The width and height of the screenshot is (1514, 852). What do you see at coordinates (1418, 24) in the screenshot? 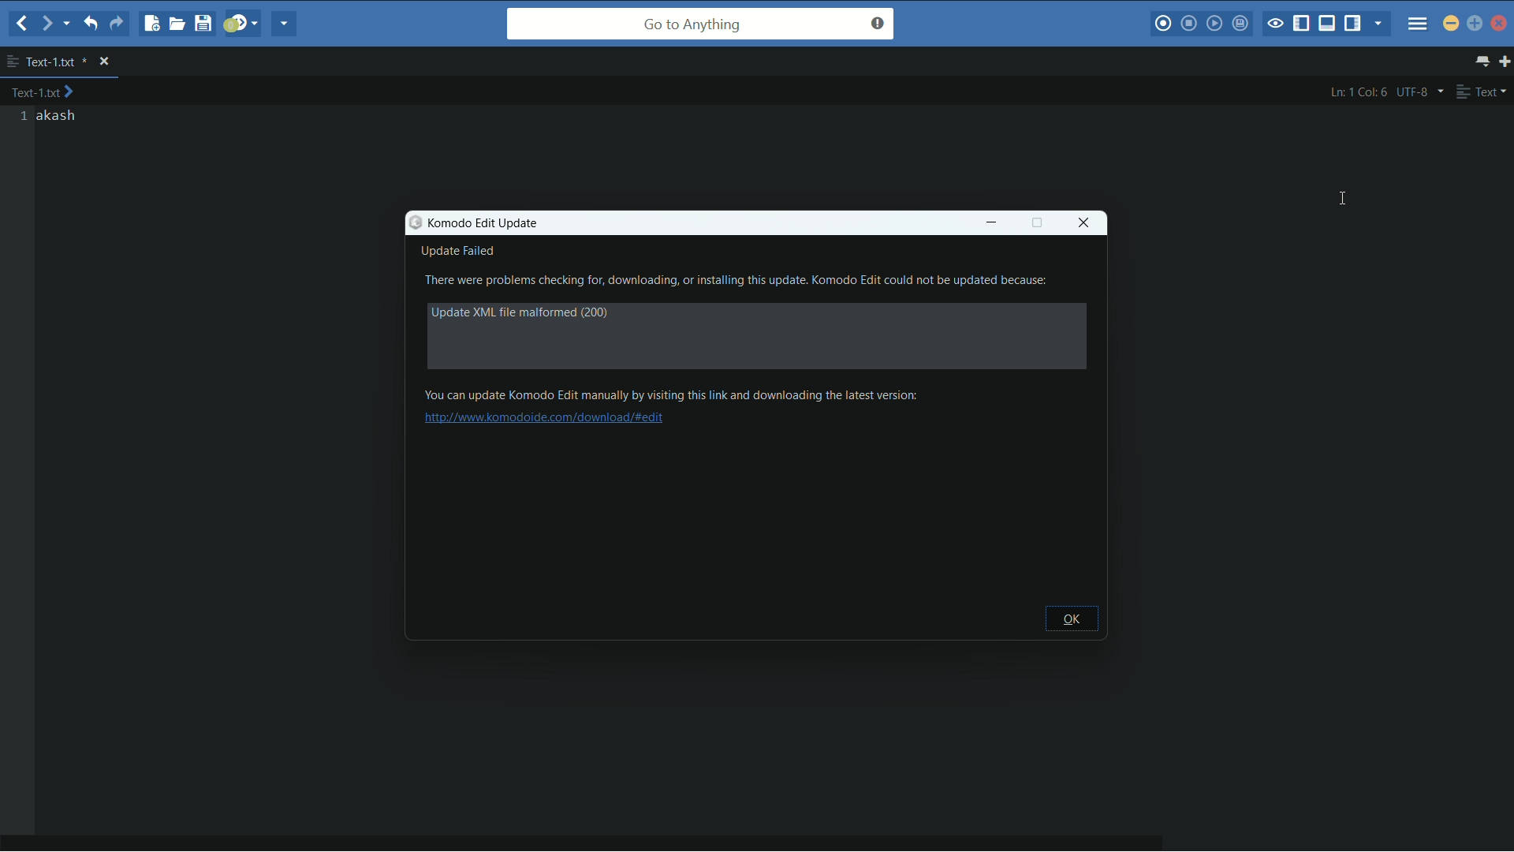
I see `menu` at bounding box center [1418, 24].